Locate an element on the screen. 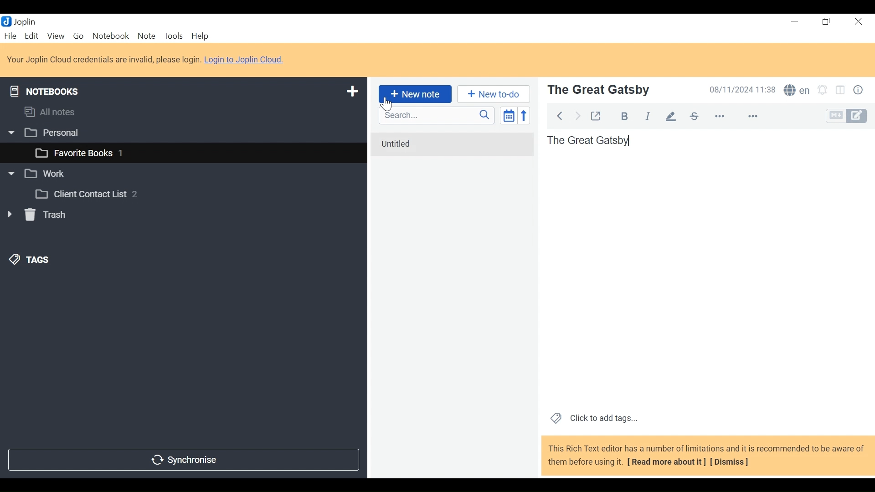  more is located at coordinates (740, 117).